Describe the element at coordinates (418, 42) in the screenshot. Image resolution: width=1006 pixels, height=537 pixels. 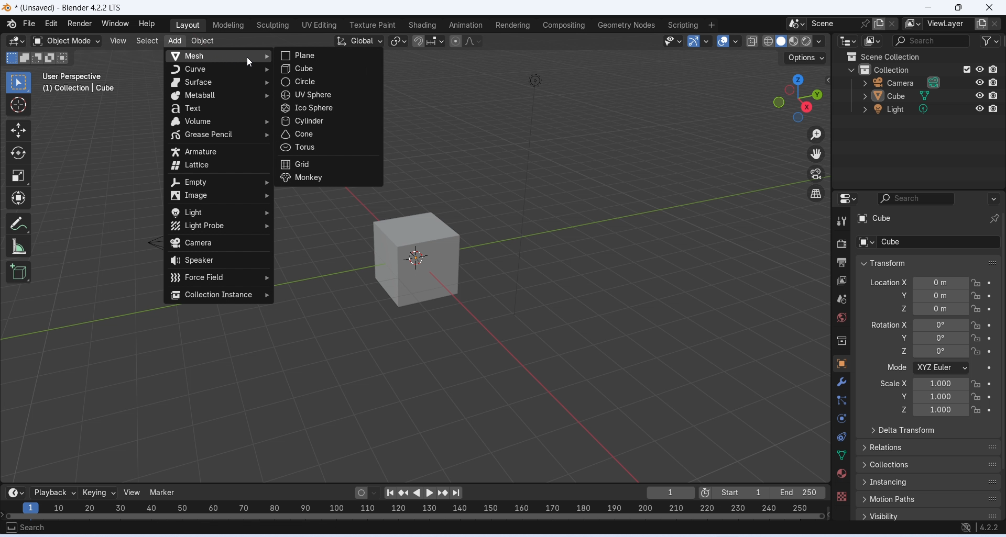
I see `snap` at that location.